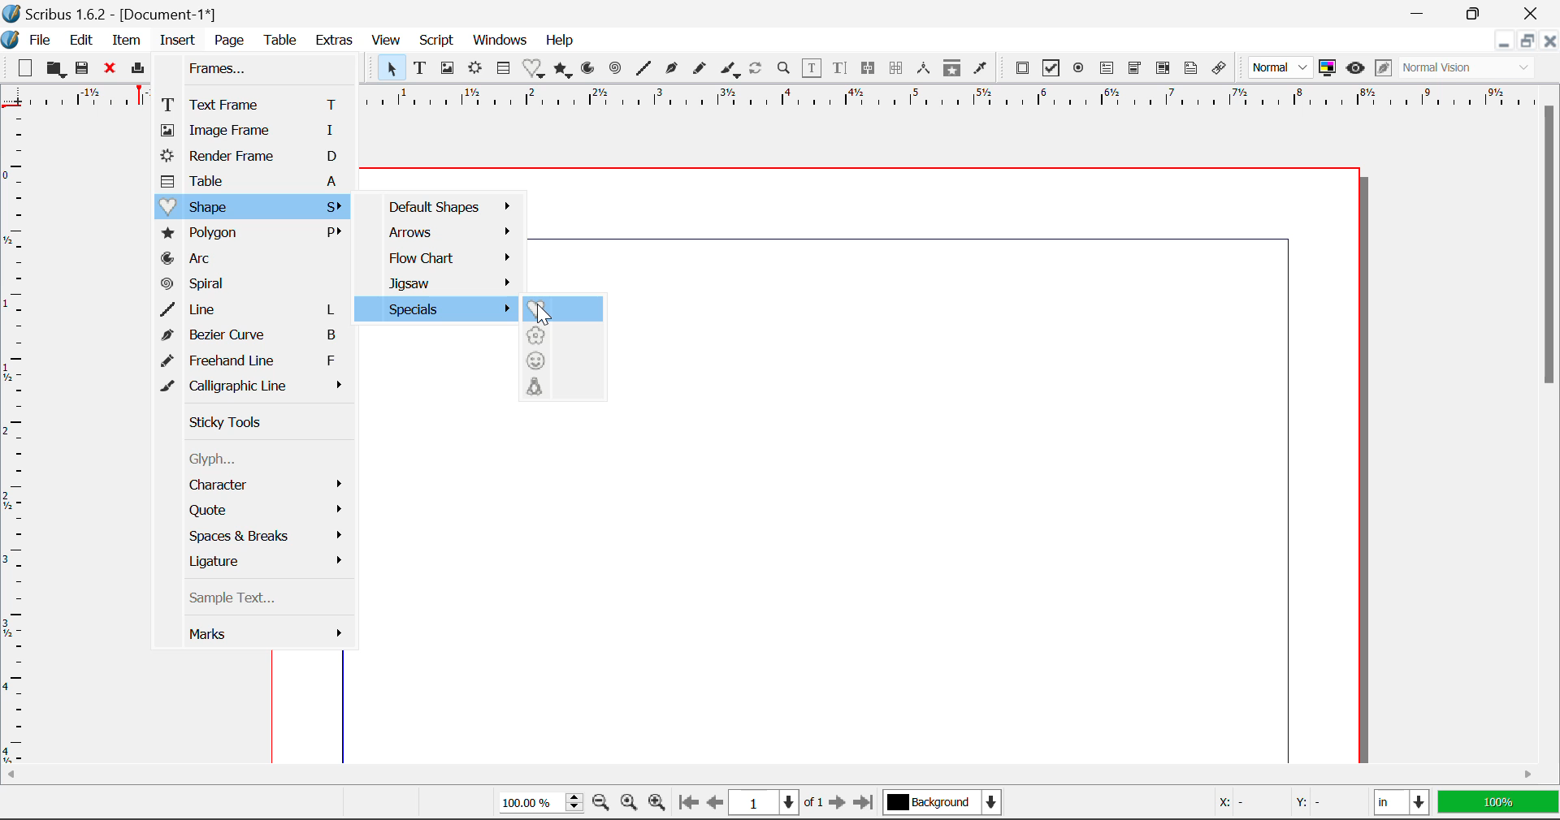 The width and height of the screenshot is (1560, 820). I want to click on Zoom to 100%, so click(627, 805).